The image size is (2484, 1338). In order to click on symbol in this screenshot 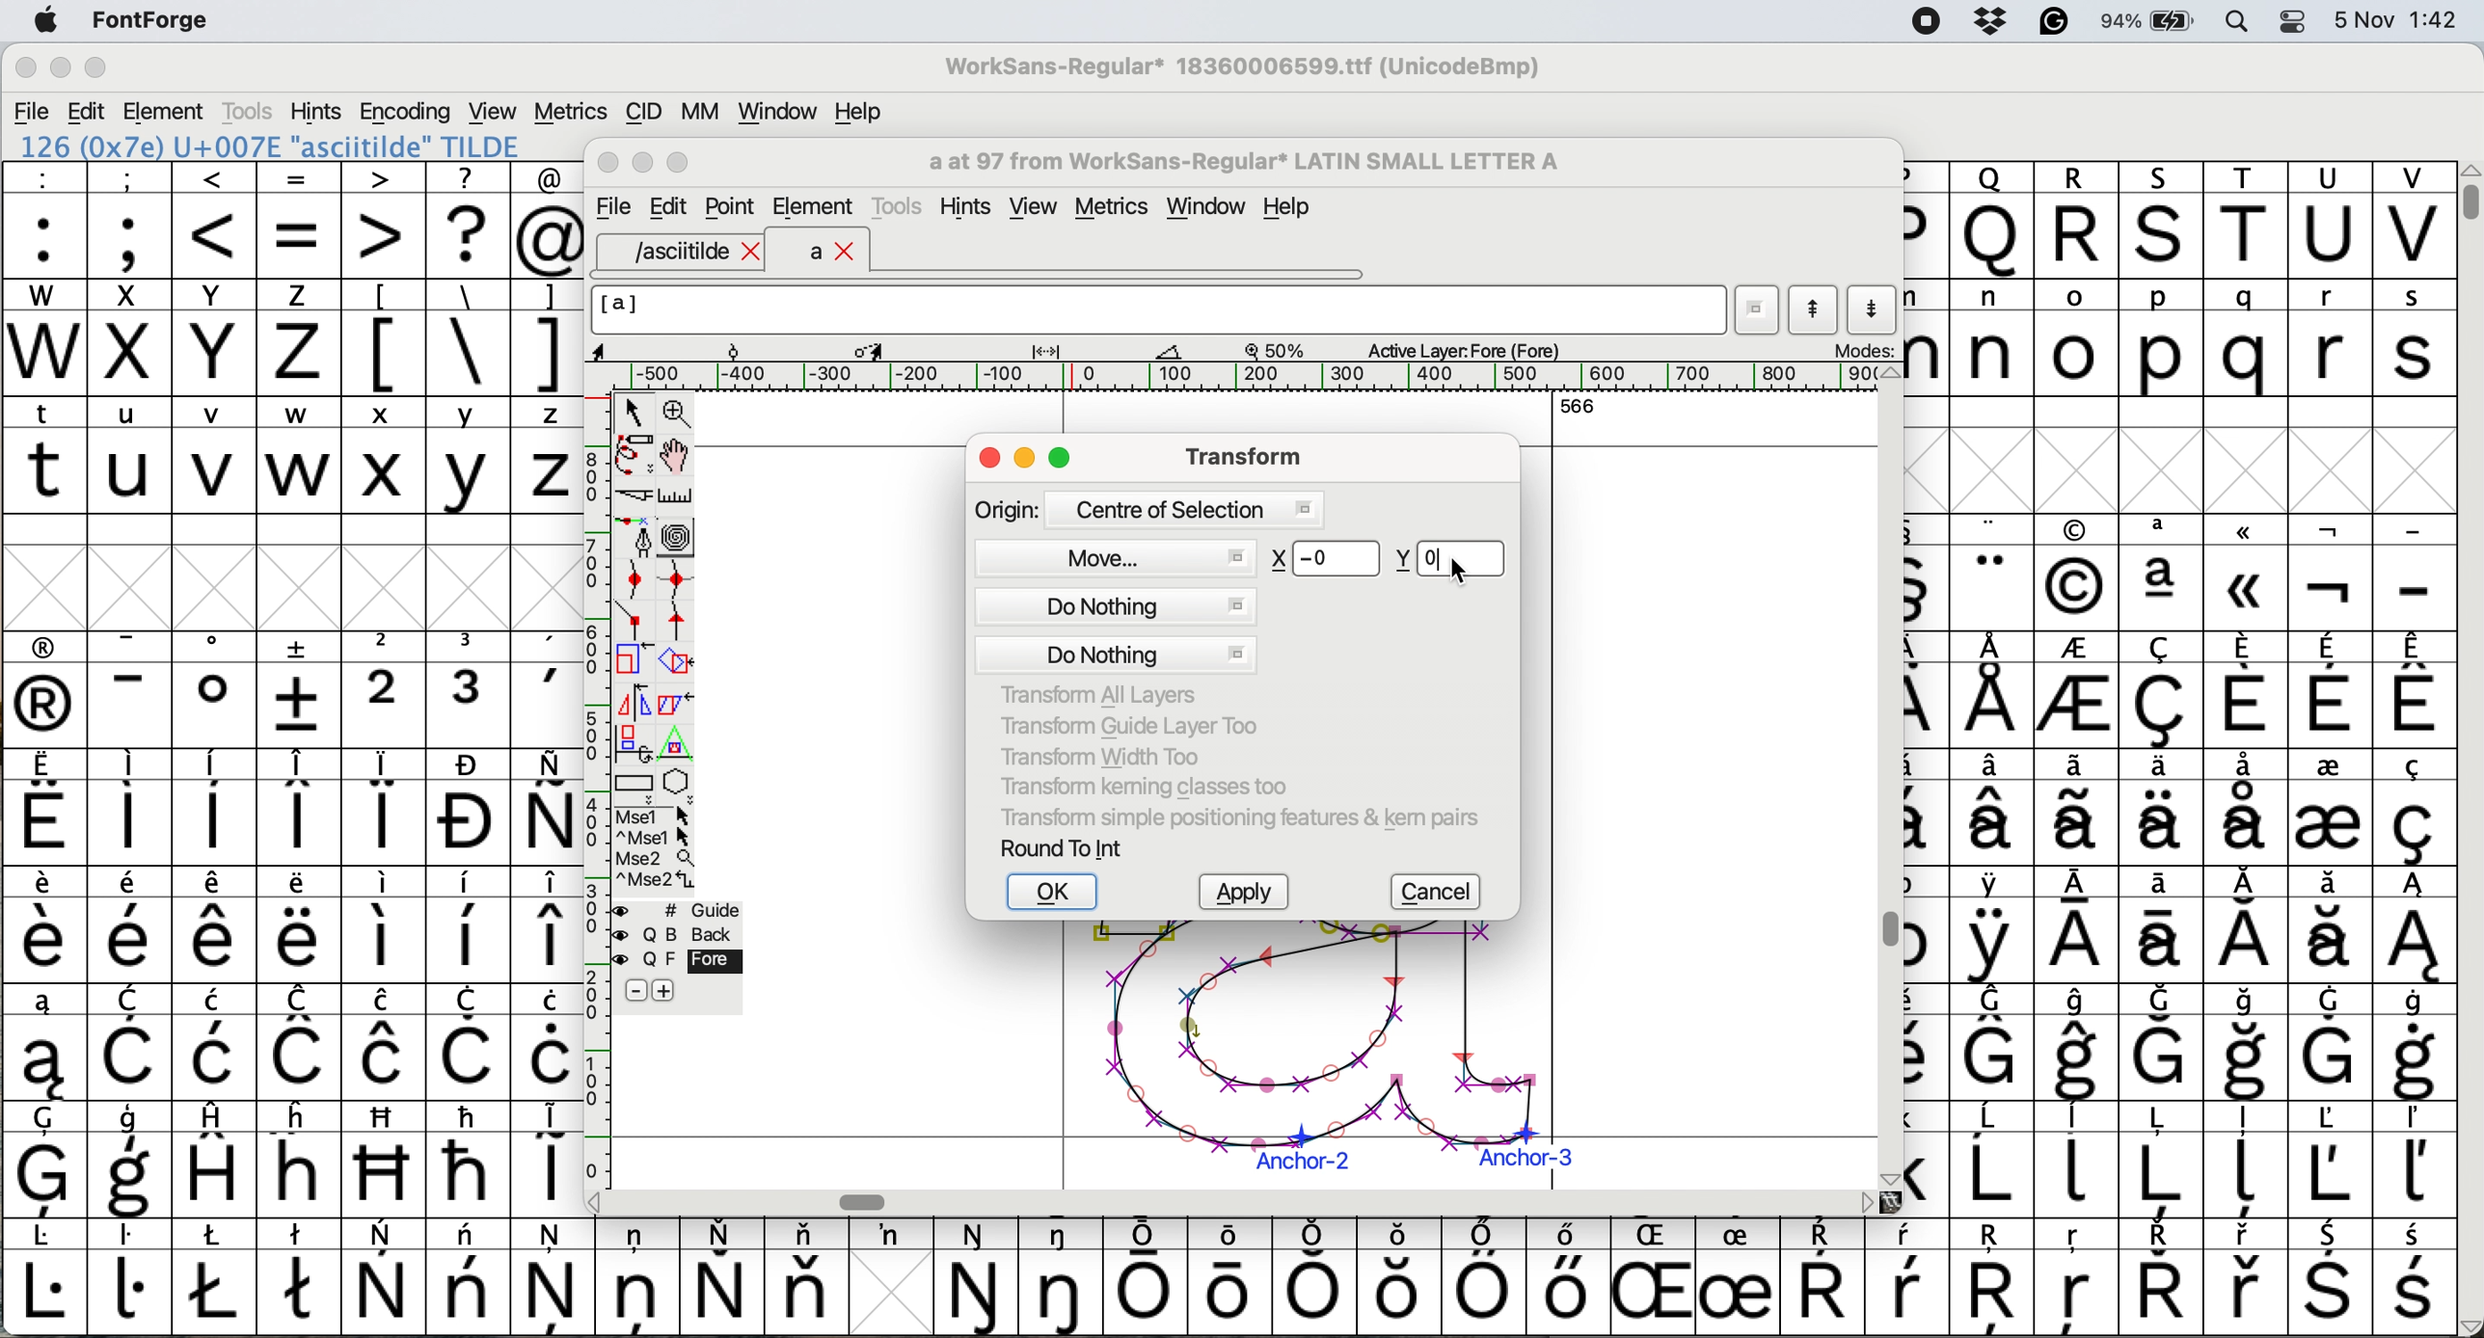, I will do `click(1319, 1275)`.